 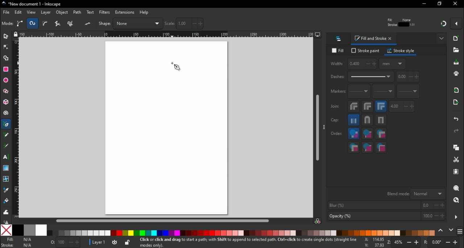 What do you see at coordinates (30, 4) in the screenshot?
I see `icon and filename` at bounding box center [30, 4].